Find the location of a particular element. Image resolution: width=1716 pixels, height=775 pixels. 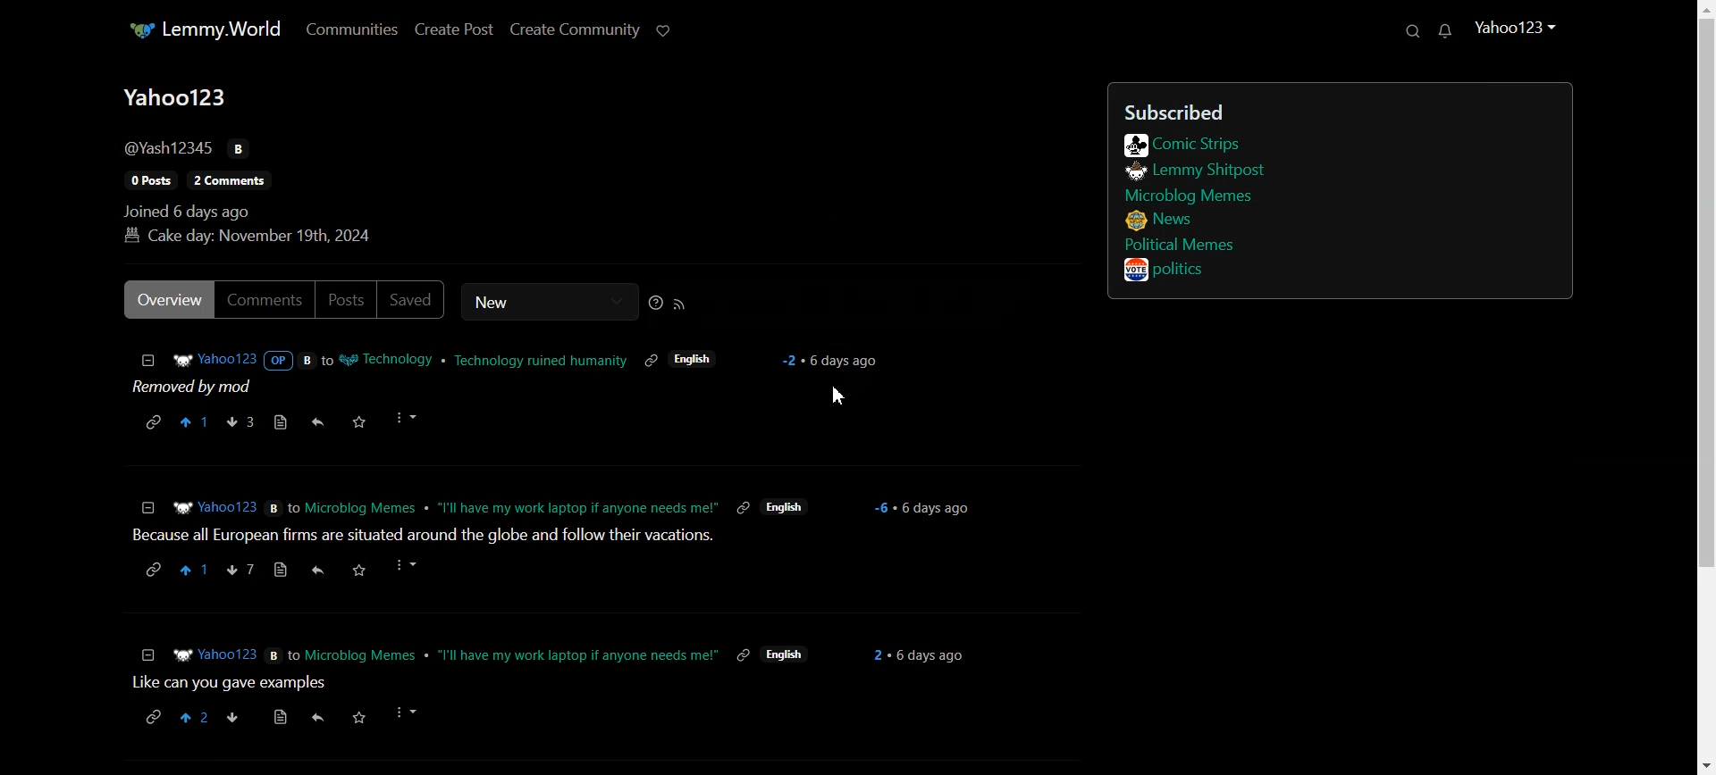

Like can you gave examples is located at coordinates (230, 685).